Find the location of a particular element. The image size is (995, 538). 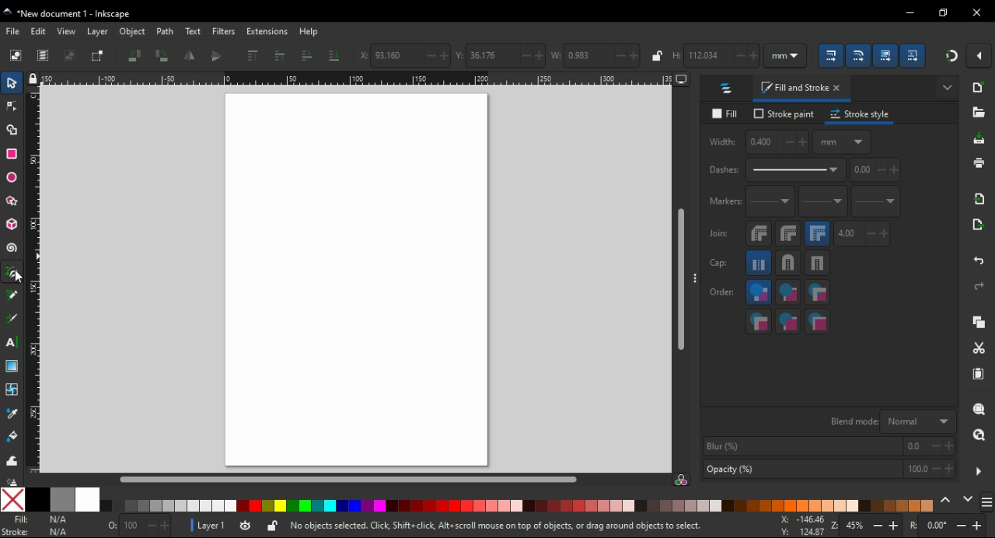

previous is located at coordinates (948, 501).